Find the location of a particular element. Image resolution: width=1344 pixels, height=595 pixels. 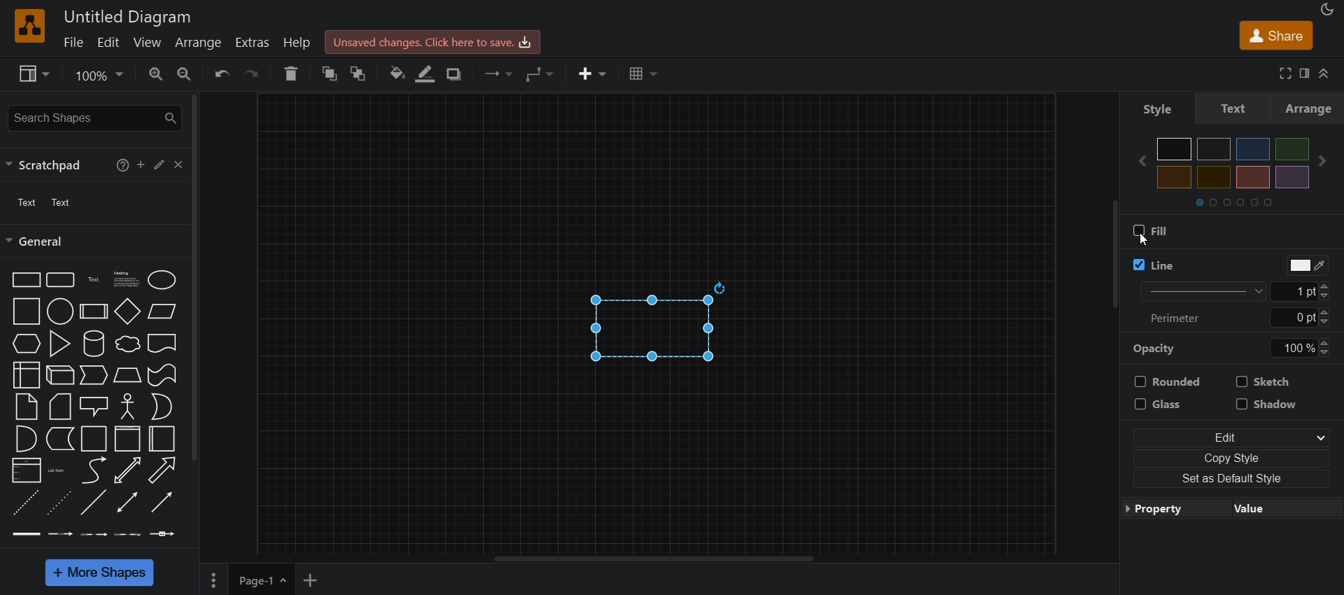

line is located at coordinates (1154, 265).